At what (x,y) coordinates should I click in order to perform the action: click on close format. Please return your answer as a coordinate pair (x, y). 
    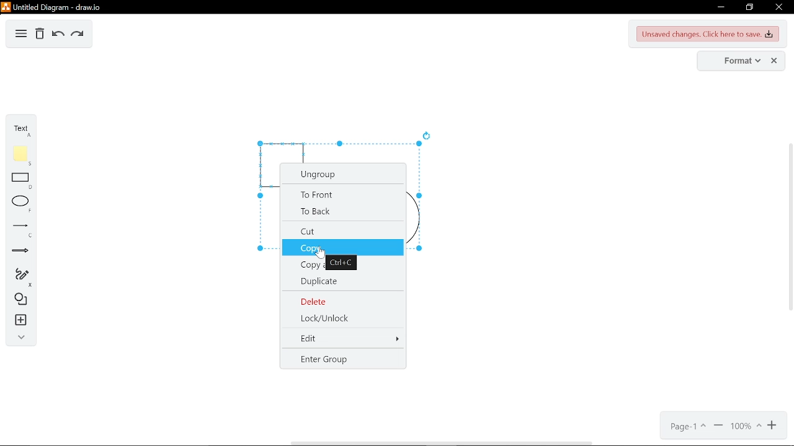
    Looking at the image, I should click on (775, 61).